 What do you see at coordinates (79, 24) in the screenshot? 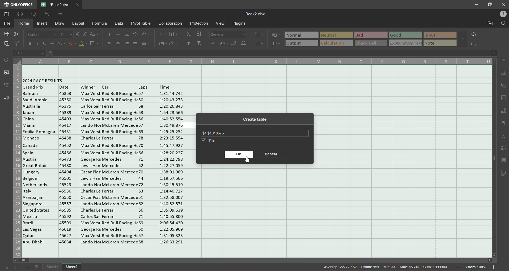
I see `layout` at bounding box center [79, 24].